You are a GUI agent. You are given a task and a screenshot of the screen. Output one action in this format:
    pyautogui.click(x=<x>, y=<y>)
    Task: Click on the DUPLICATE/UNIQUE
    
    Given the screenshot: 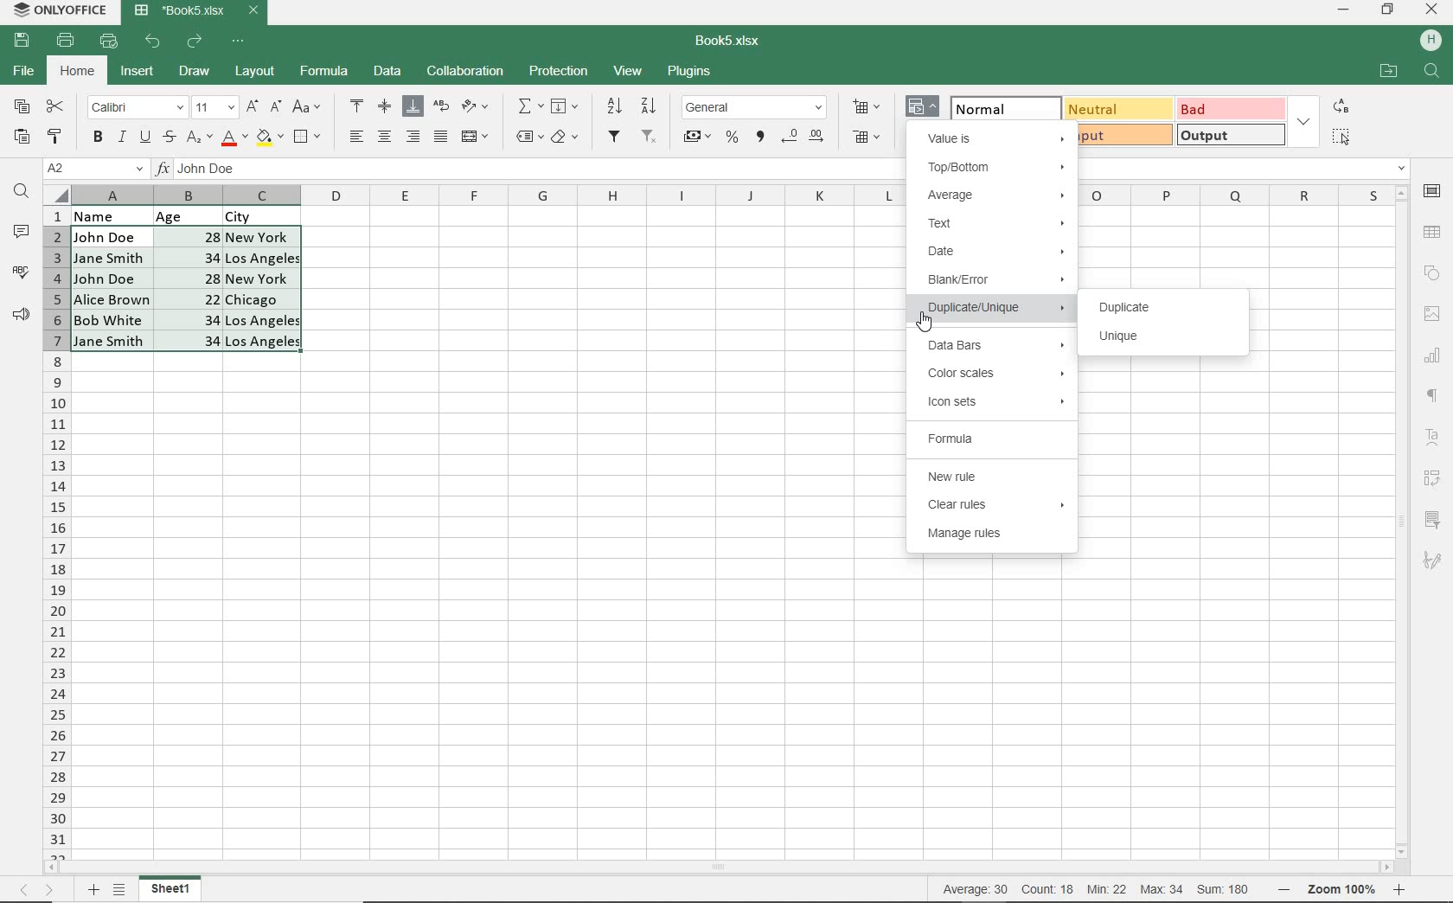 What is the action you would take?
    pyautogui.click(x=997, y=311)
    